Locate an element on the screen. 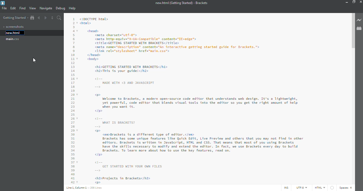  help is located at coordinates (73, 8).